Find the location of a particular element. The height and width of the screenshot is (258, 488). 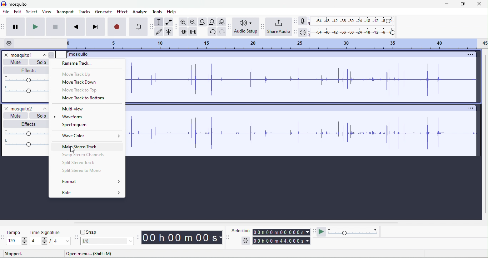

help is located at coordinates (171, 12).